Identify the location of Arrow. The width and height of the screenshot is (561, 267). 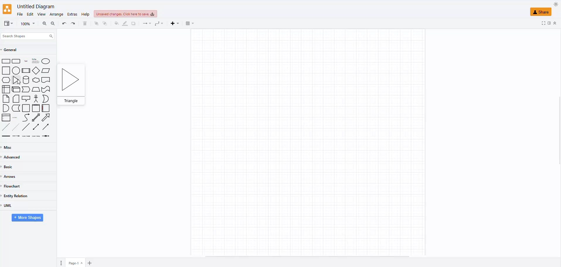
(46, 127).